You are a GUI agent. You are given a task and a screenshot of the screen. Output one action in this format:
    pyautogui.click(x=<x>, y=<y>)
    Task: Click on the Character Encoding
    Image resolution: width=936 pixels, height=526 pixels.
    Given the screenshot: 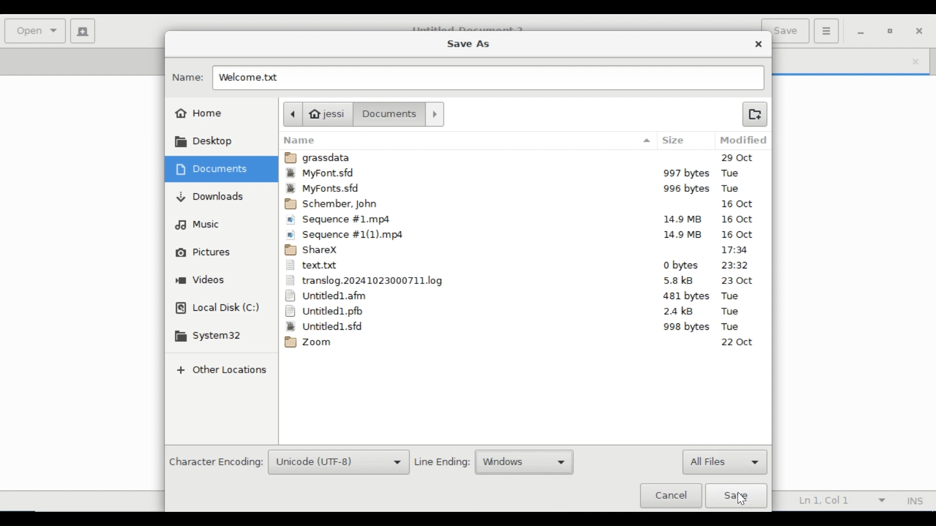 What is the action you would take?
    pyautogui.click(x=215, y=460)
    